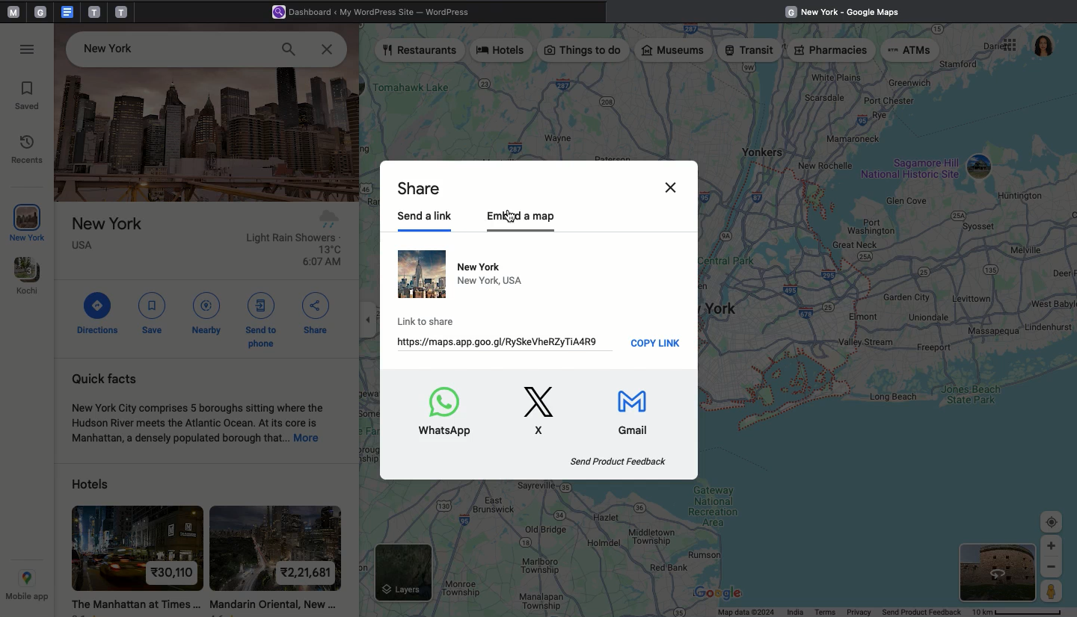  What do you see at coordinates (208, 245) in the screenshot?
I see `Place` at bounding box center [208, 245].